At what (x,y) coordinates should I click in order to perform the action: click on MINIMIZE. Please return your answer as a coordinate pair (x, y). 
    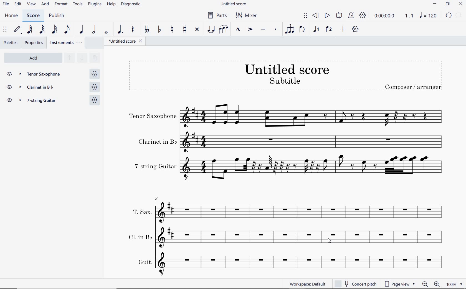
    Looking at the image, I should click on (435, 4).